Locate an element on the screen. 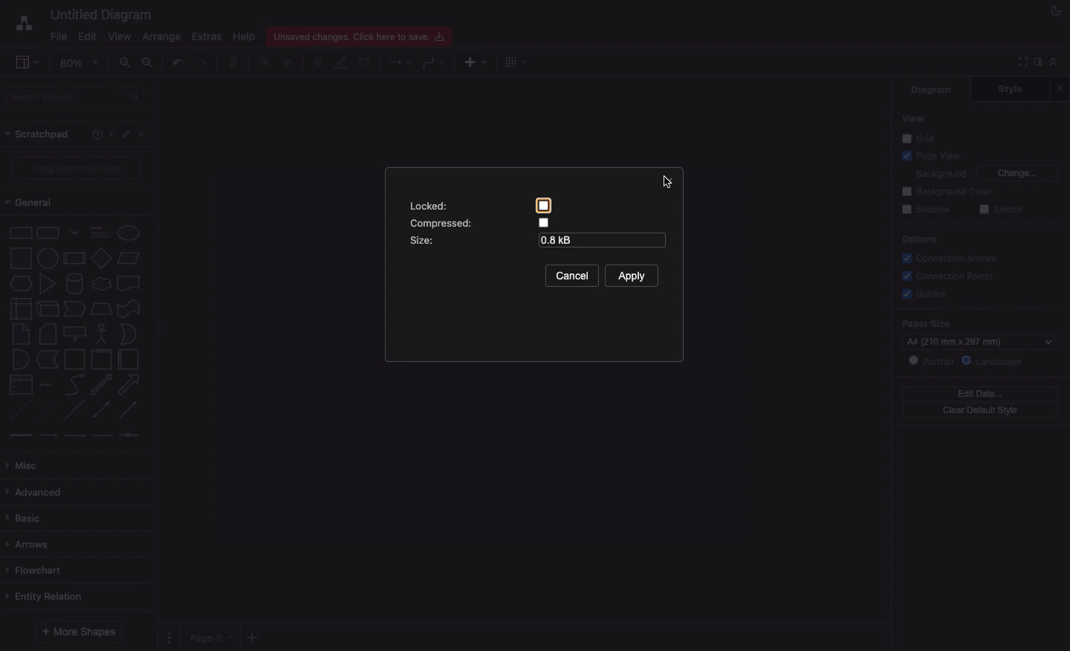 The width and height of the screenshot is (1070, 651). Scratchpad is located at coordinates (39, 134).